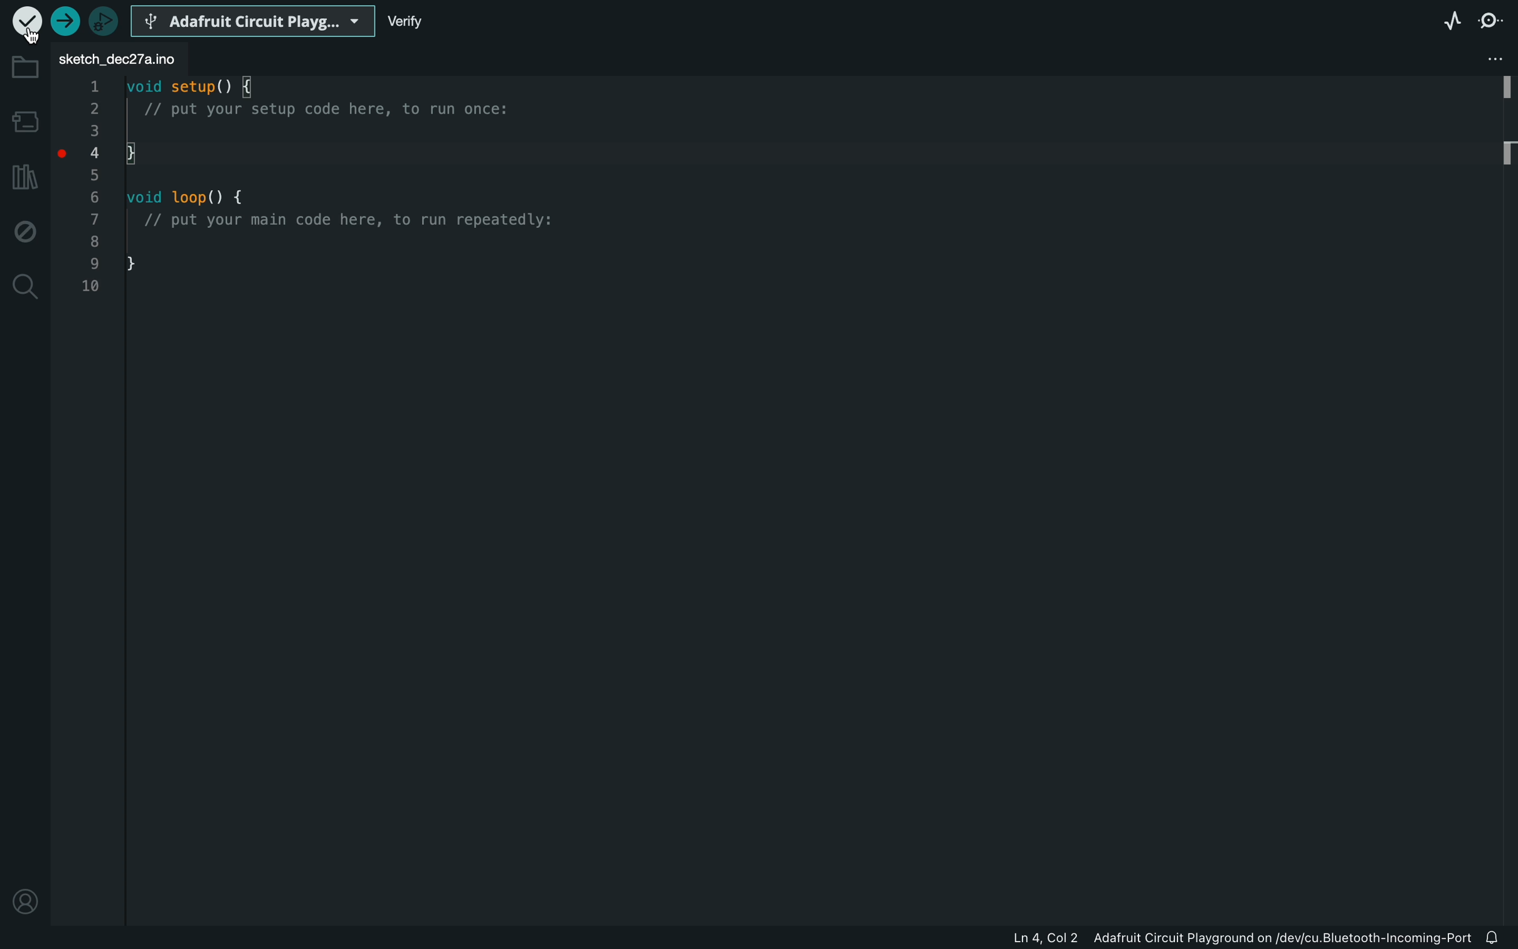  What do you see at coordinates (429, 23) in the screenshot?
I see `verify` at bounding box center [429, 23].